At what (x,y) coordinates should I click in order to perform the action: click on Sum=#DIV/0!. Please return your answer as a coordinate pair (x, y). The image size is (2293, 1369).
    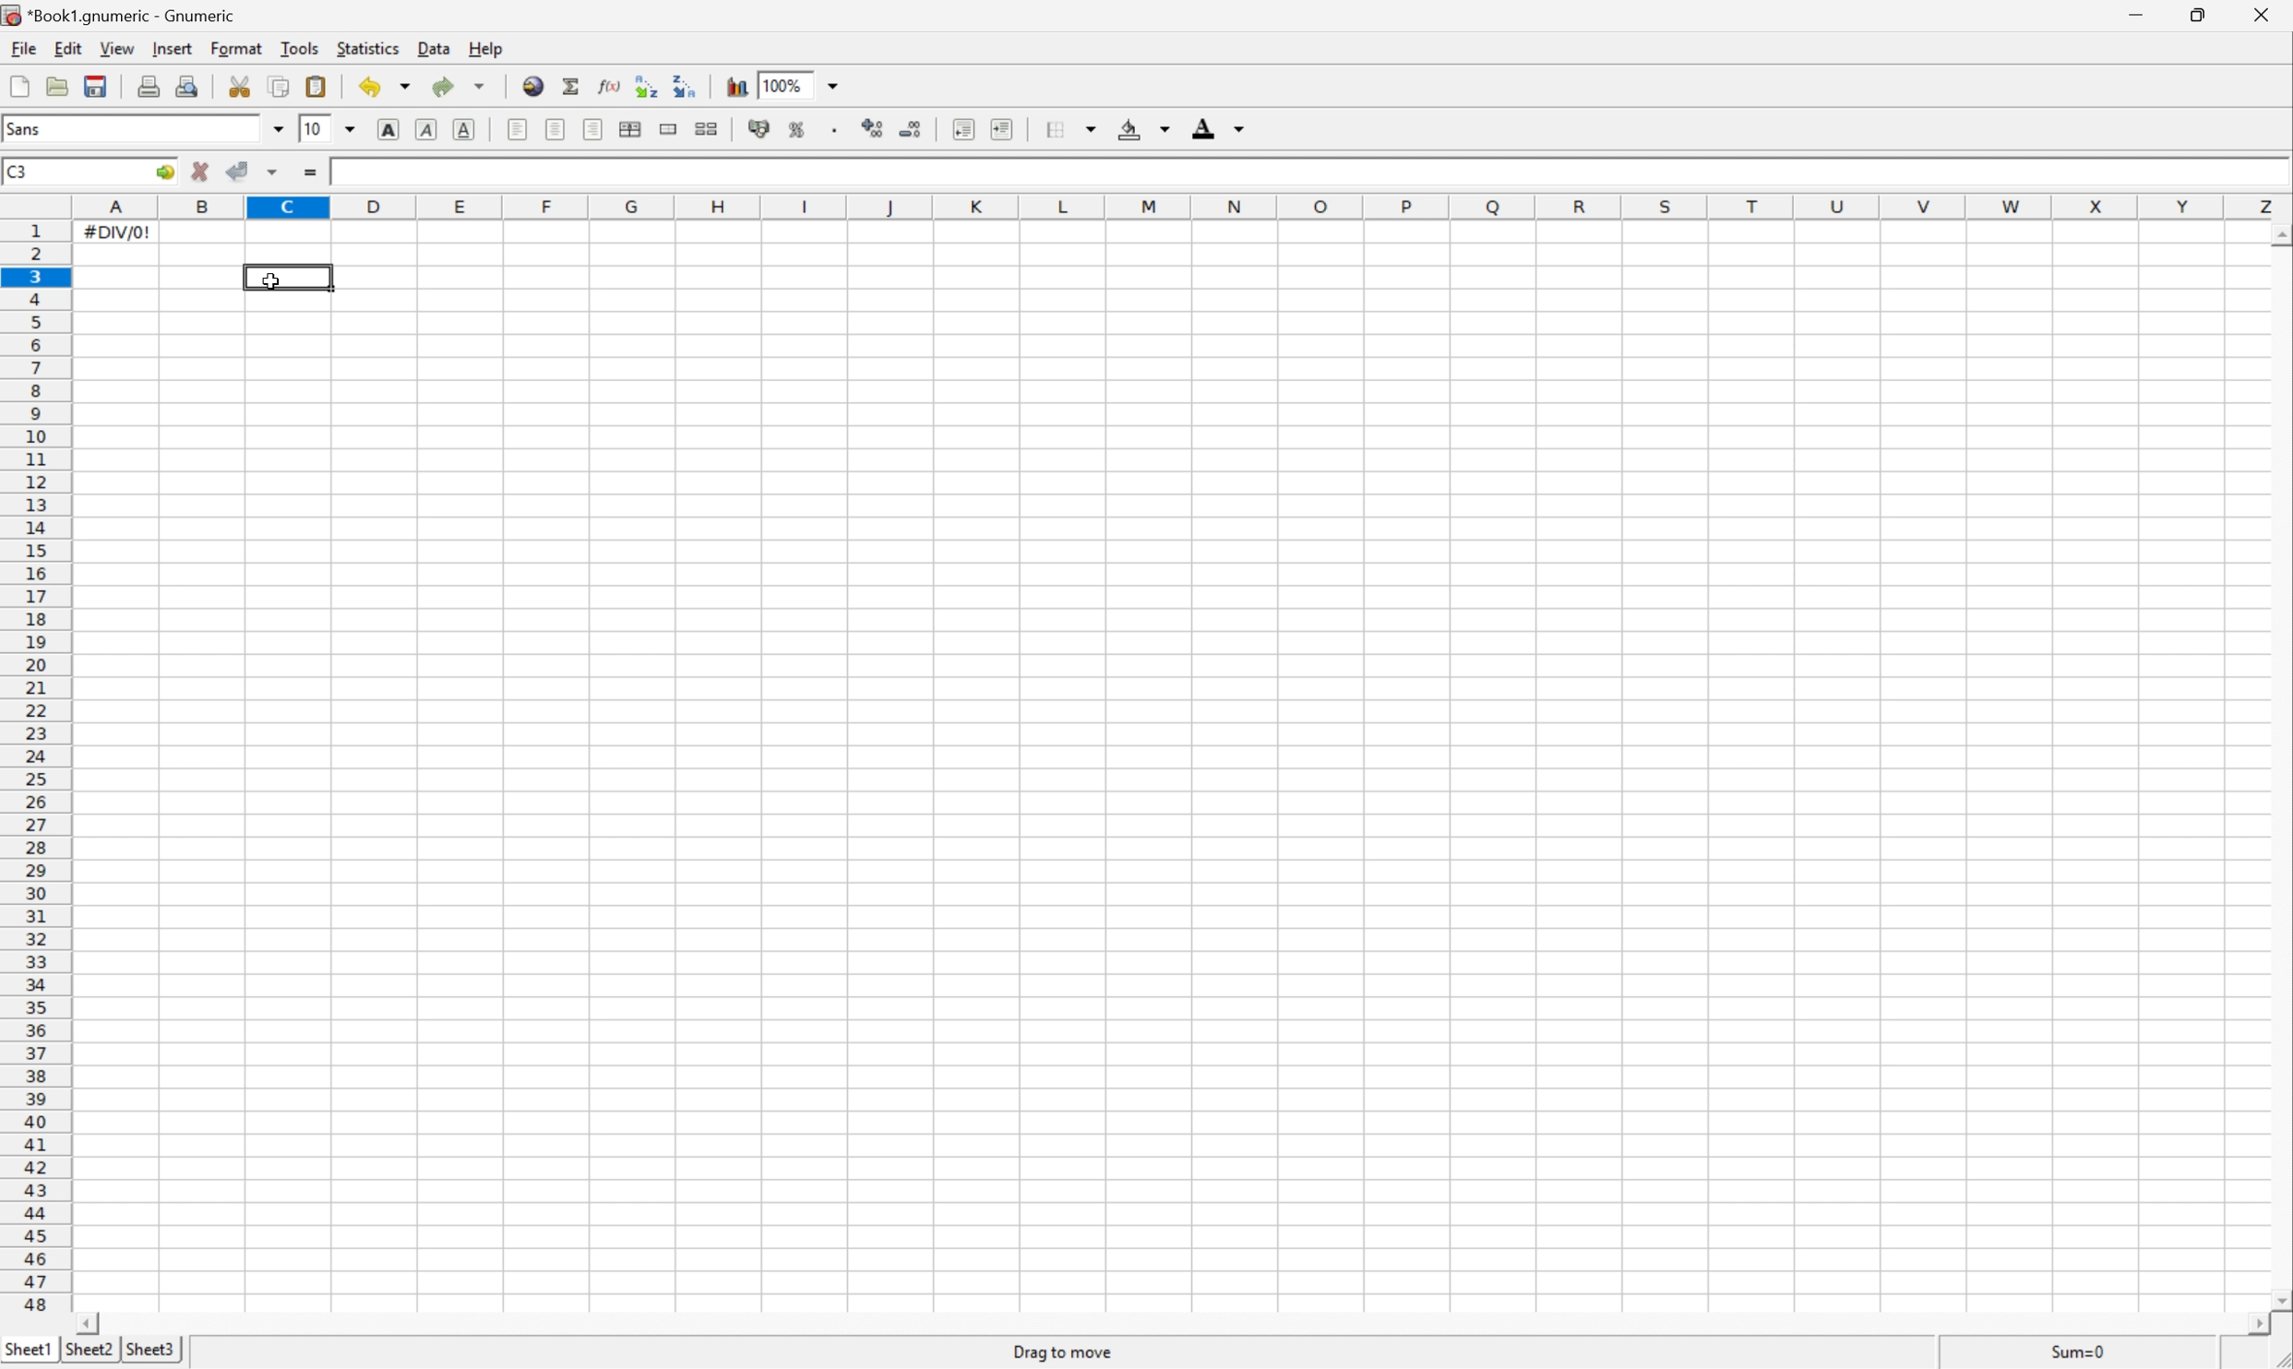
    Looking at the image, I should click on (2072, 1348).